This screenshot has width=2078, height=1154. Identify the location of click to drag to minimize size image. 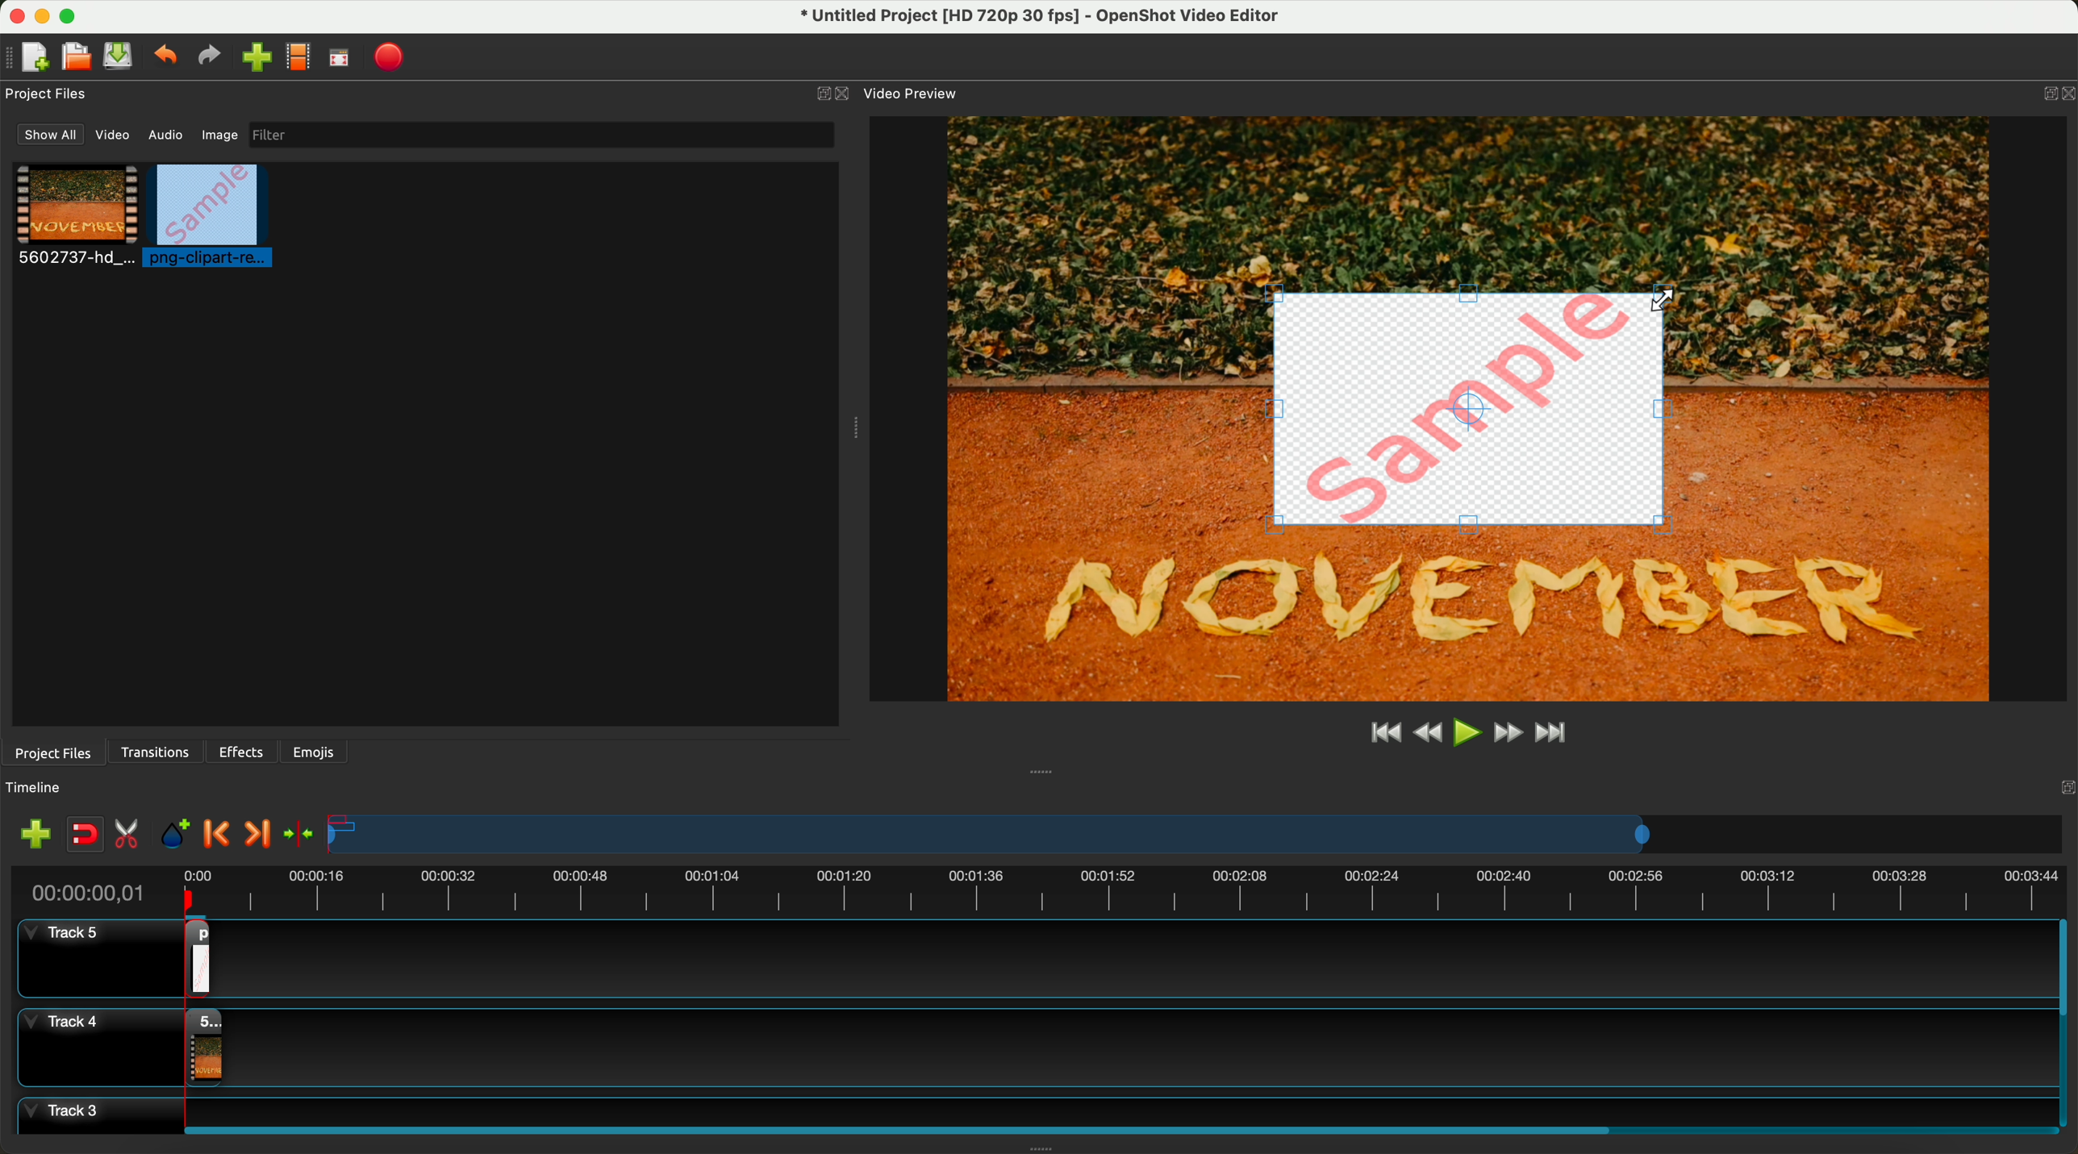
(1667, 301).